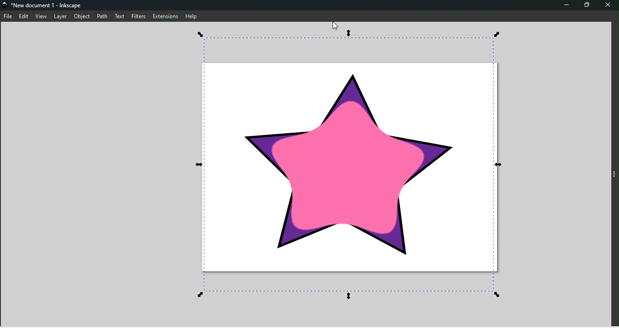 This screenshot has height=328, width=619. I want to click on Close, so click(607, 5).